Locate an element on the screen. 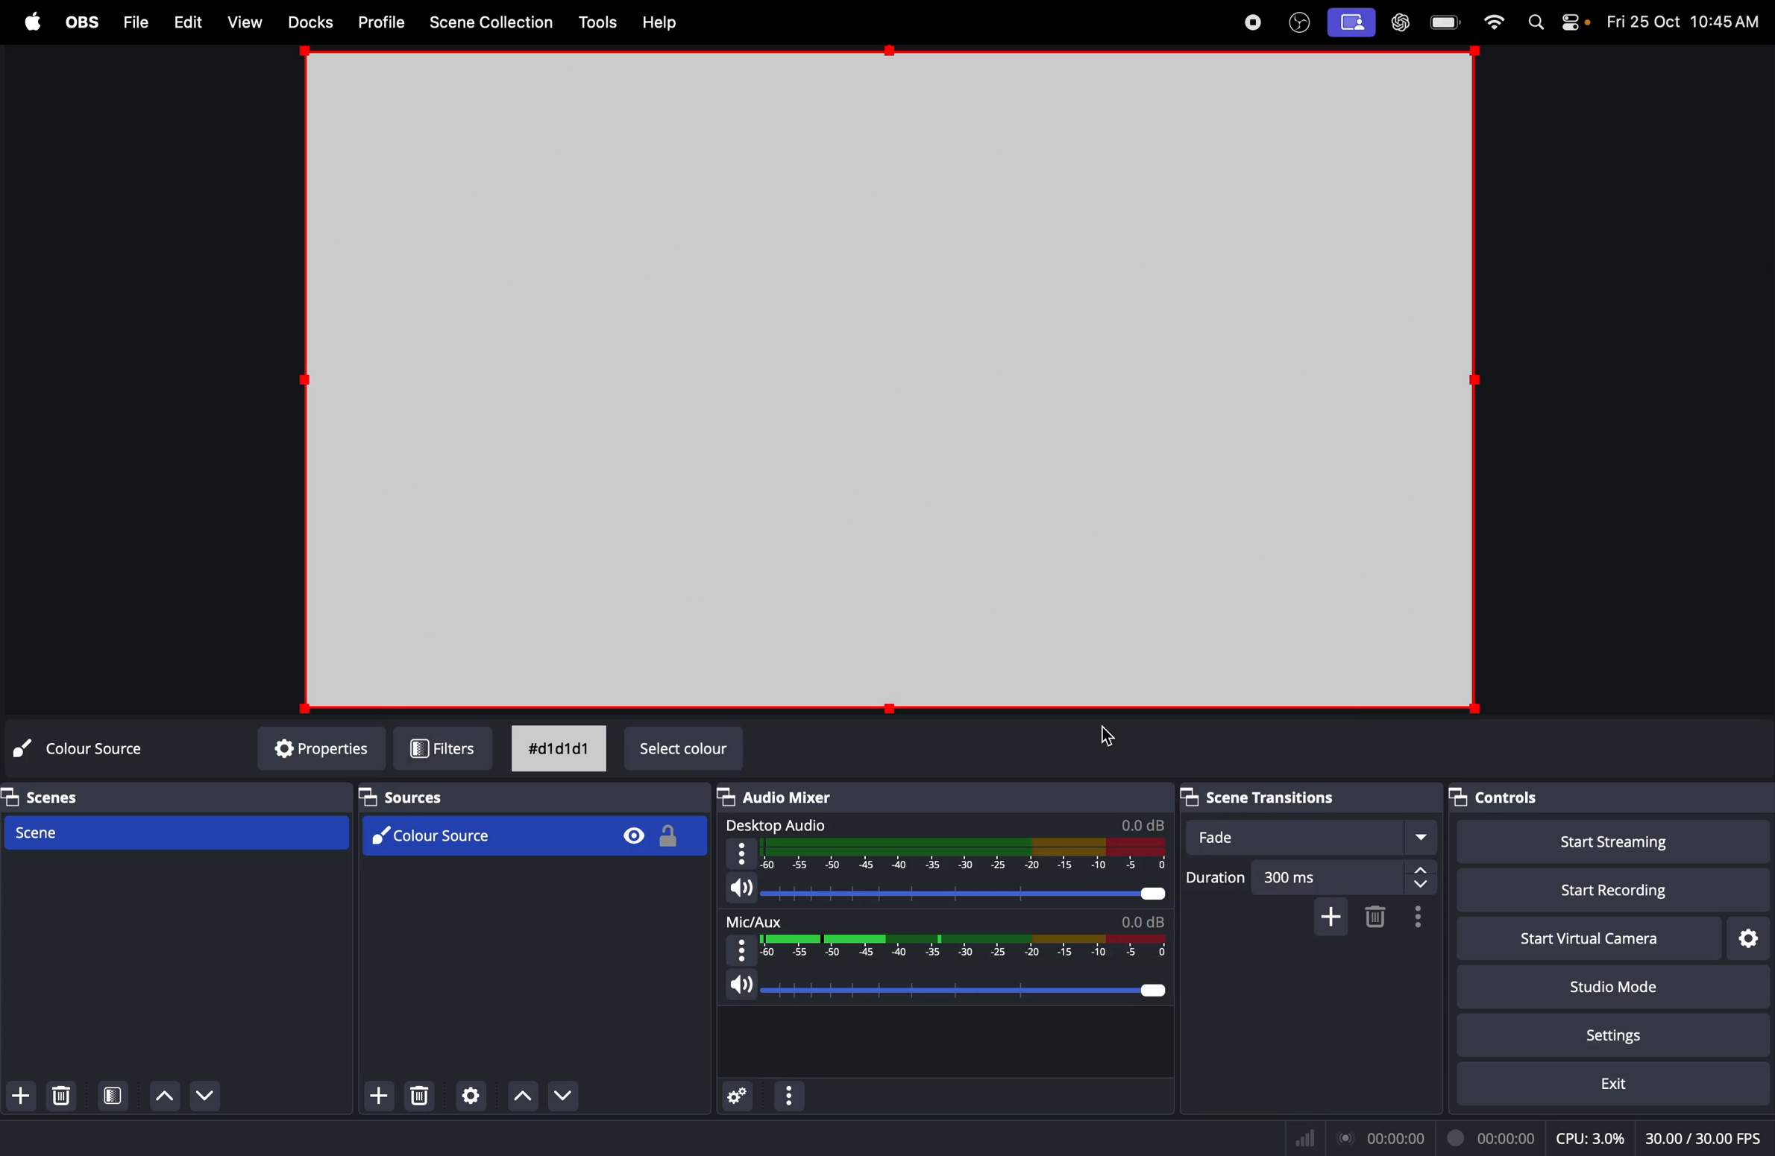 This screenshot has width=1775, height=1156. Scene is located at coordinates (181, 830).